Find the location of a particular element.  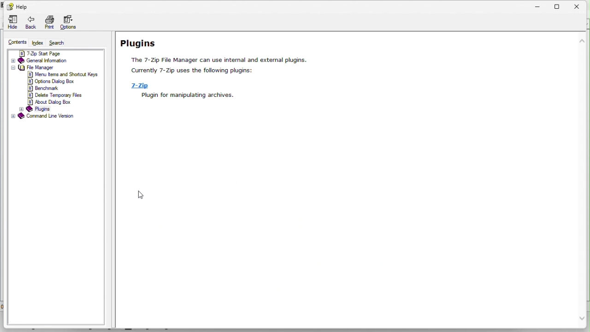

scroll down is located at coordinates (582, 319).